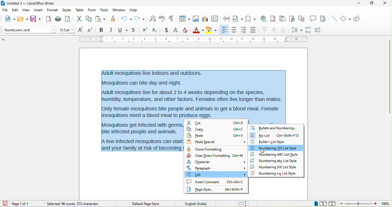  What do you see at coordinates (284, 30) in the screenshot?
I see `align bottom` at bounding box center [284, 30].